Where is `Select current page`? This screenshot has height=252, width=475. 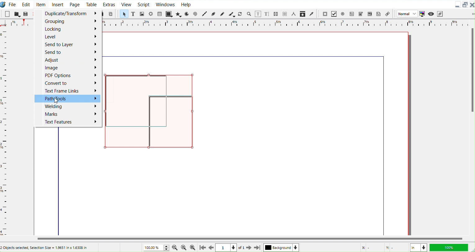
Select current page is located at coordinates (227, 248).